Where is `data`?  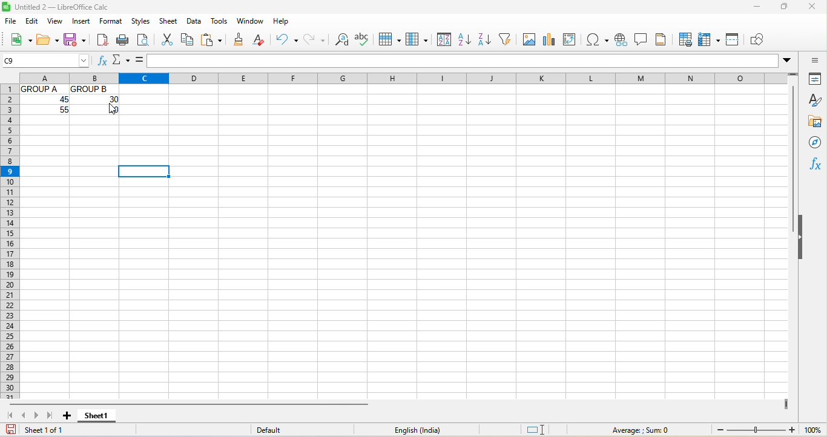
data is located at coordinates (197, 22).